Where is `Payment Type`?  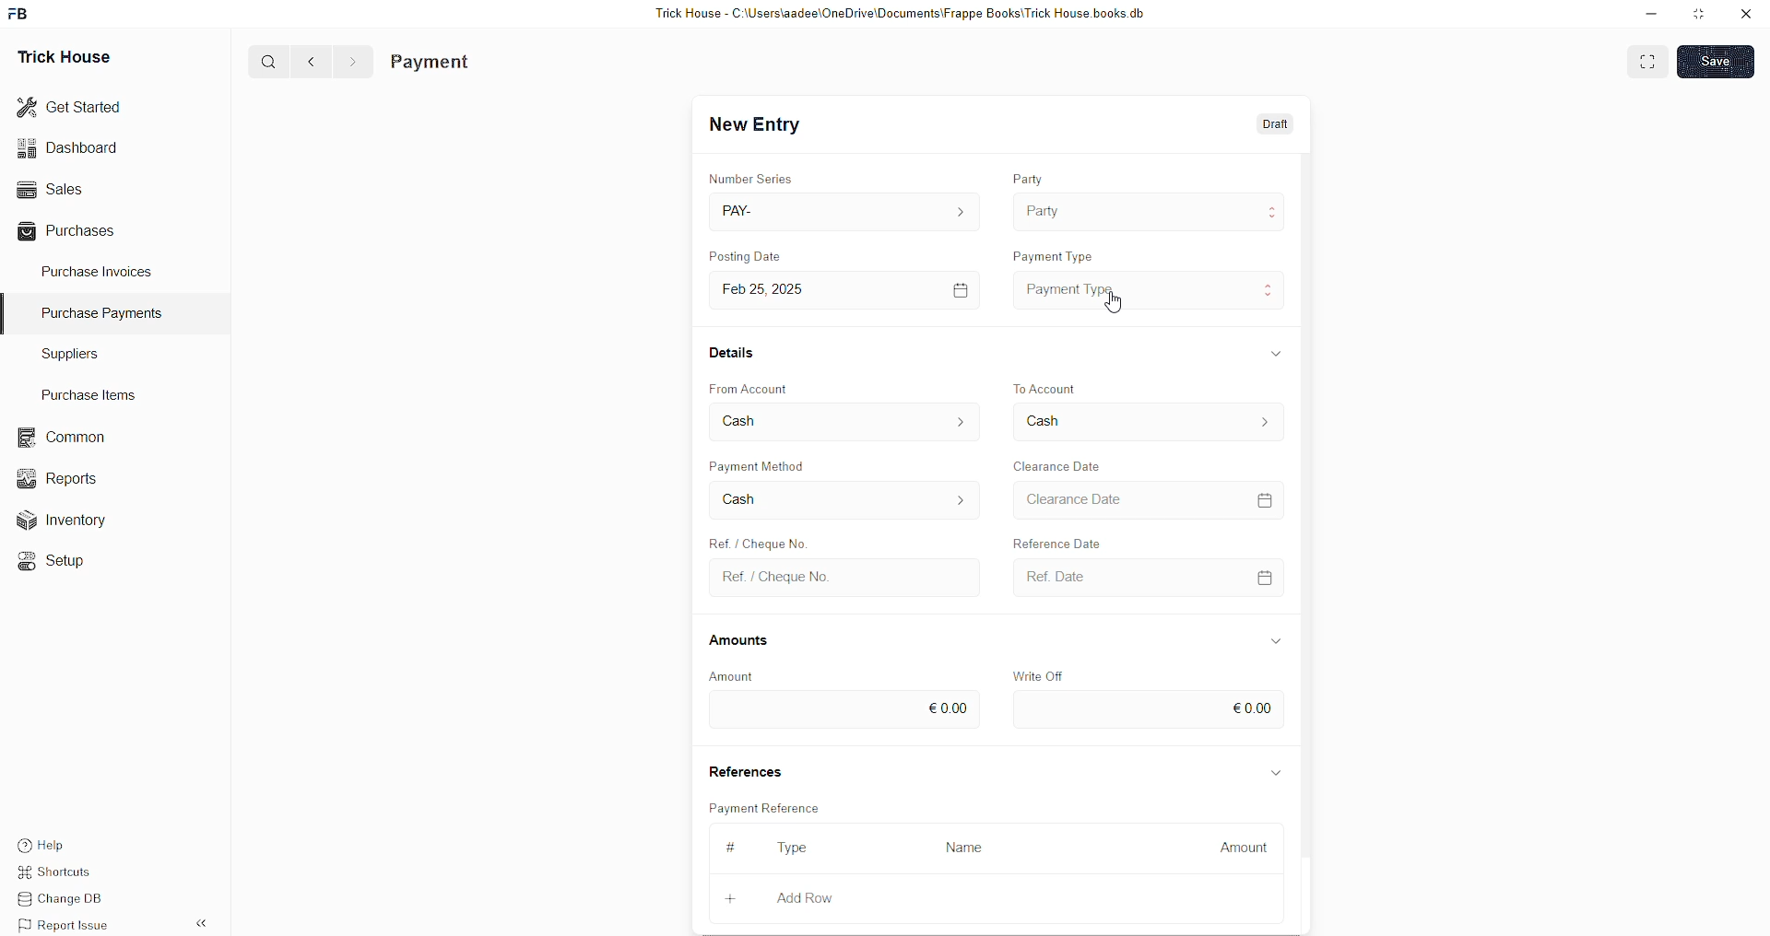 Payment Type is located at coordinates (1076, 287).